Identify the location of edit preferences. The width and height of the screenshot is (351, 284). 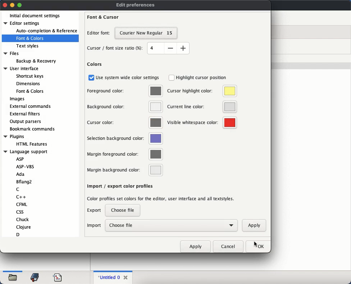
(136, 5).